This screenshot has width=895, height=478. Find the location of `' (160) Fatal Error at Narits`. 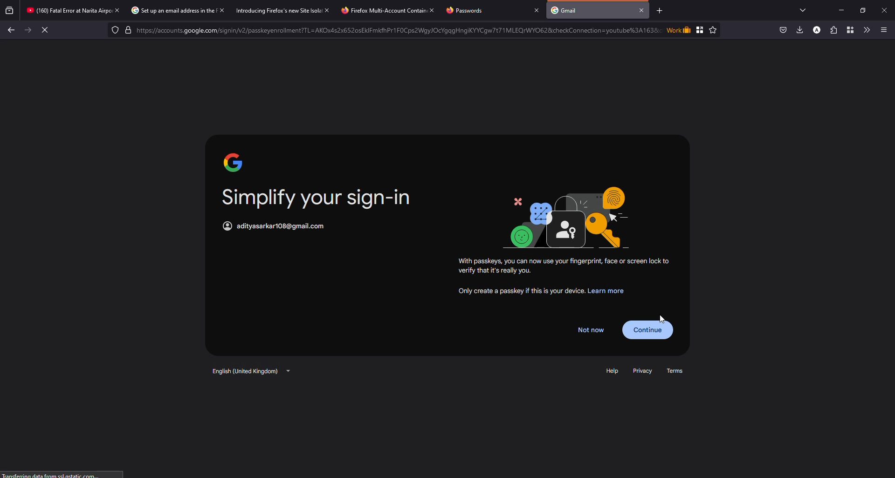

' (160) Fatal Error at Narits is located at coordinates (60, 11).